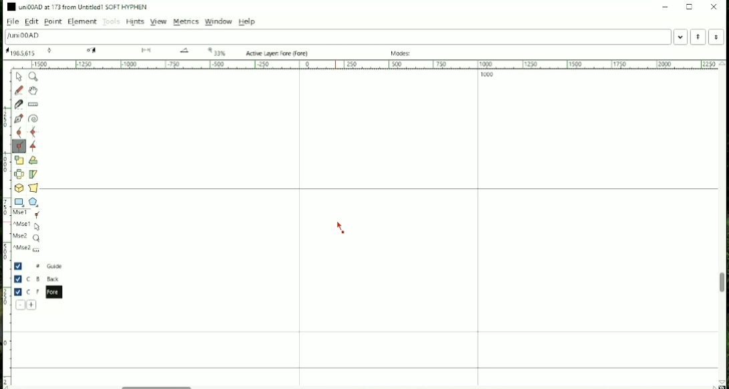 The height and width of the screenshot is (389, 729). What do you see at coordinates (92, 51) in the screenshot?
I see `173 Oxad U+00AD "uni00AD" SOFT HYPHEN` at bounding box center [92, 51].